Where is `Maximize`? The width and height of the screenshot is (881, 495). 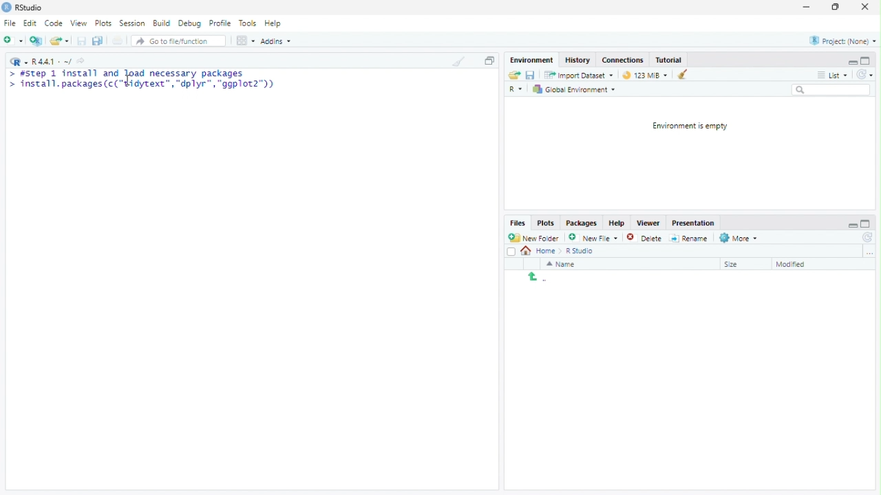
Maximize is located at coordinates (865, 60).